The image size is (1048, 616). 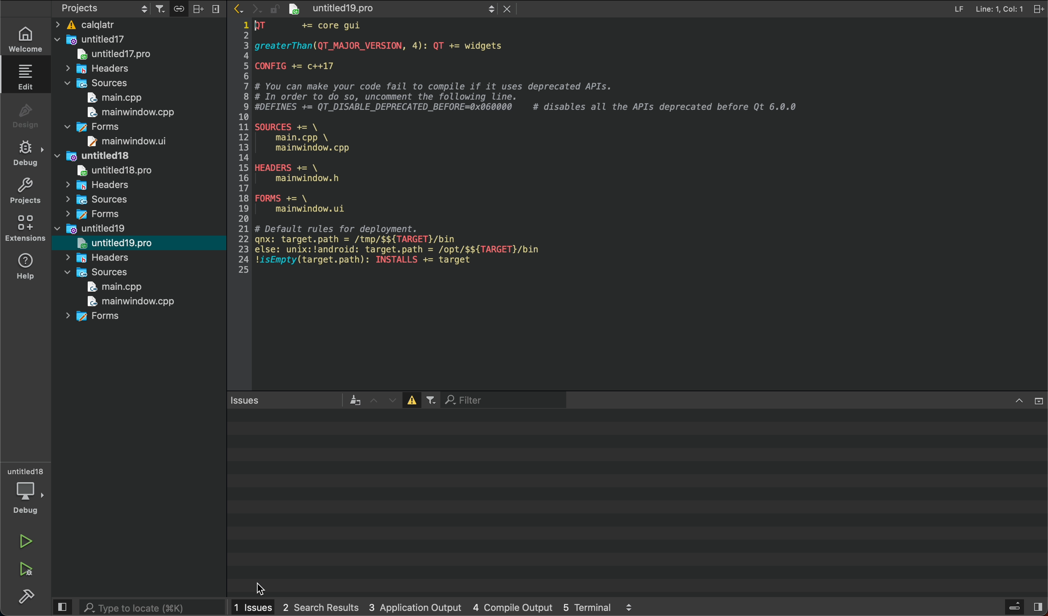 What do you see at coordinates (135, 8) in the screenshot?
I see `projects` at bounding box center [135, 8].